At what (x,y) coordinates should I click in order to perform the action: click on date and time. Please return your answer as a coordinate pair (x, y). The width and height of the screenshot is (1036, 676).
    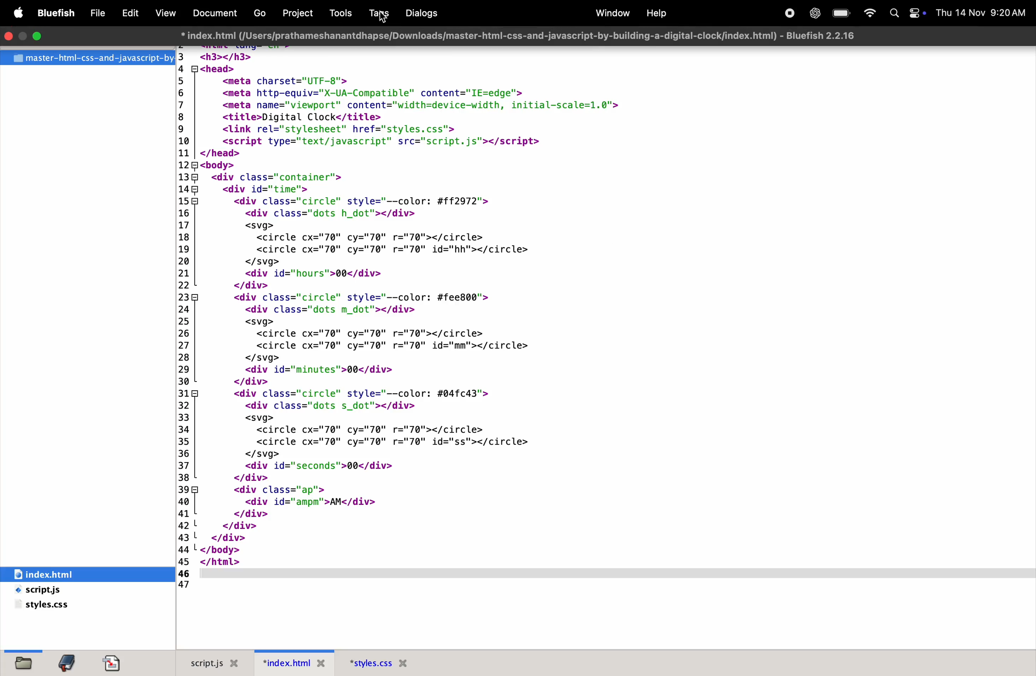
    Looking at the image, I should click on (981, 12).